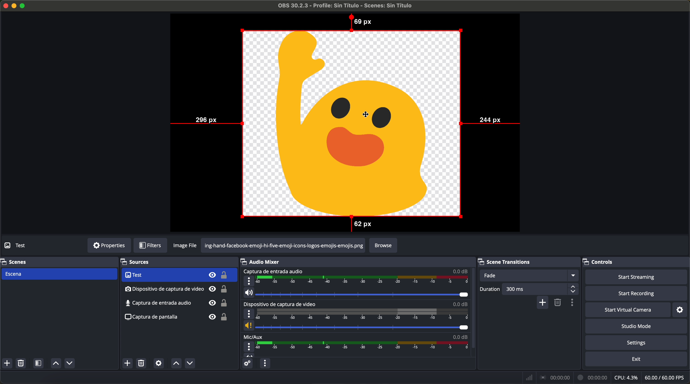 The width and height of the screenshot is (690, 384). Describe the element at coordinates (346, 6) in the screenshot. I see `filename` at that location.